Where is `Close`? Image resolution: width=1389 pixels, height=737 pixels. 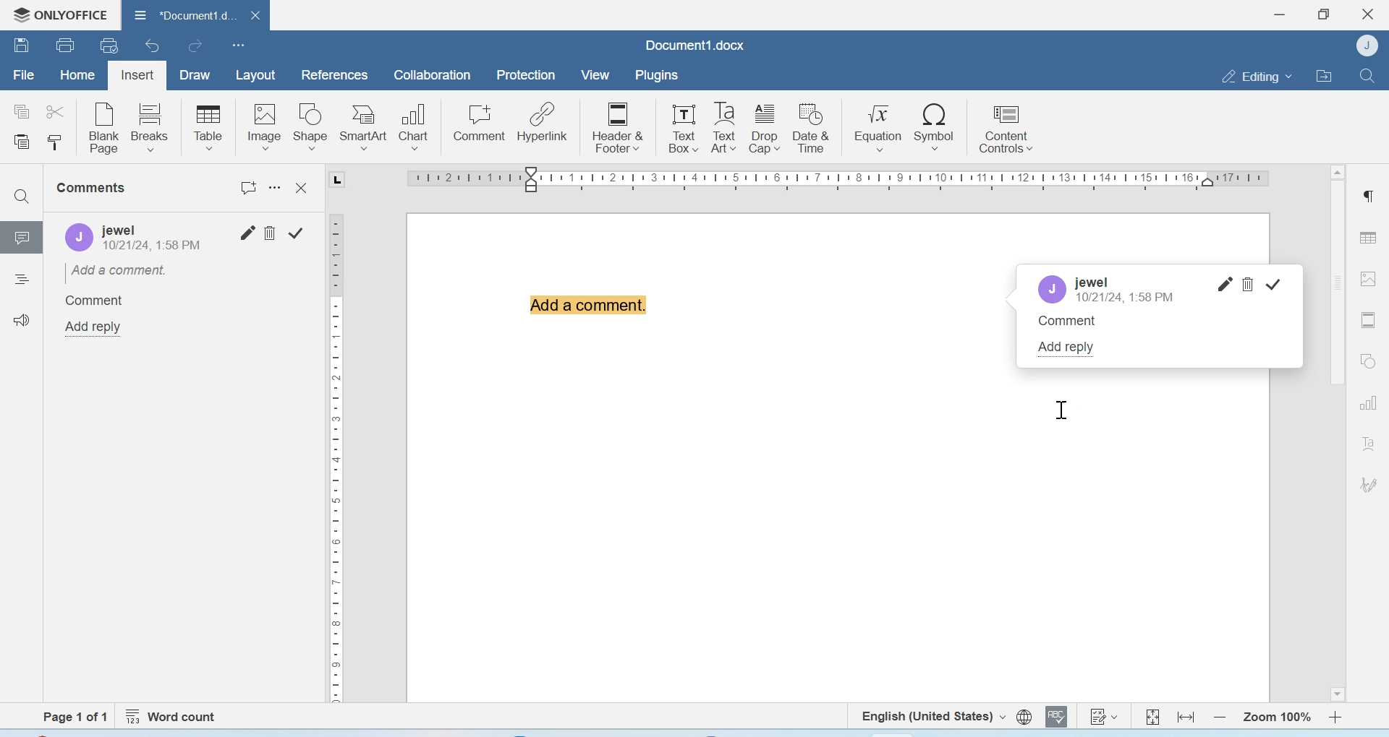
Close is located at coordinates (1369, 14).